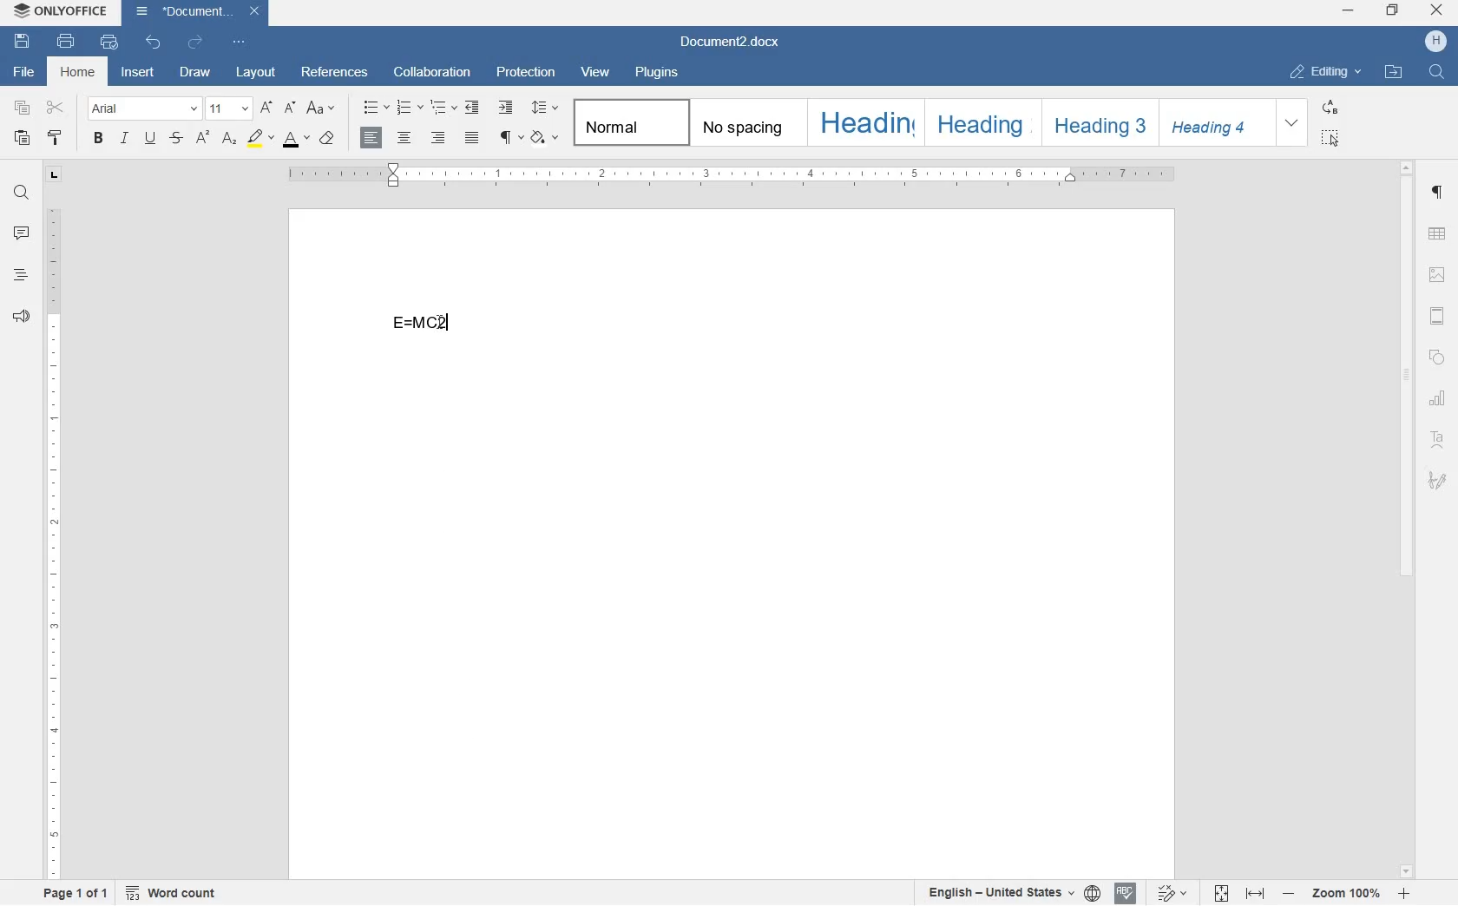 Image resolution: width=1458 pixels, height=906 pixels. What do you see at coordinates (660, 73) in the screenshot?
I see `plugins` at bounding box center [660, 73].